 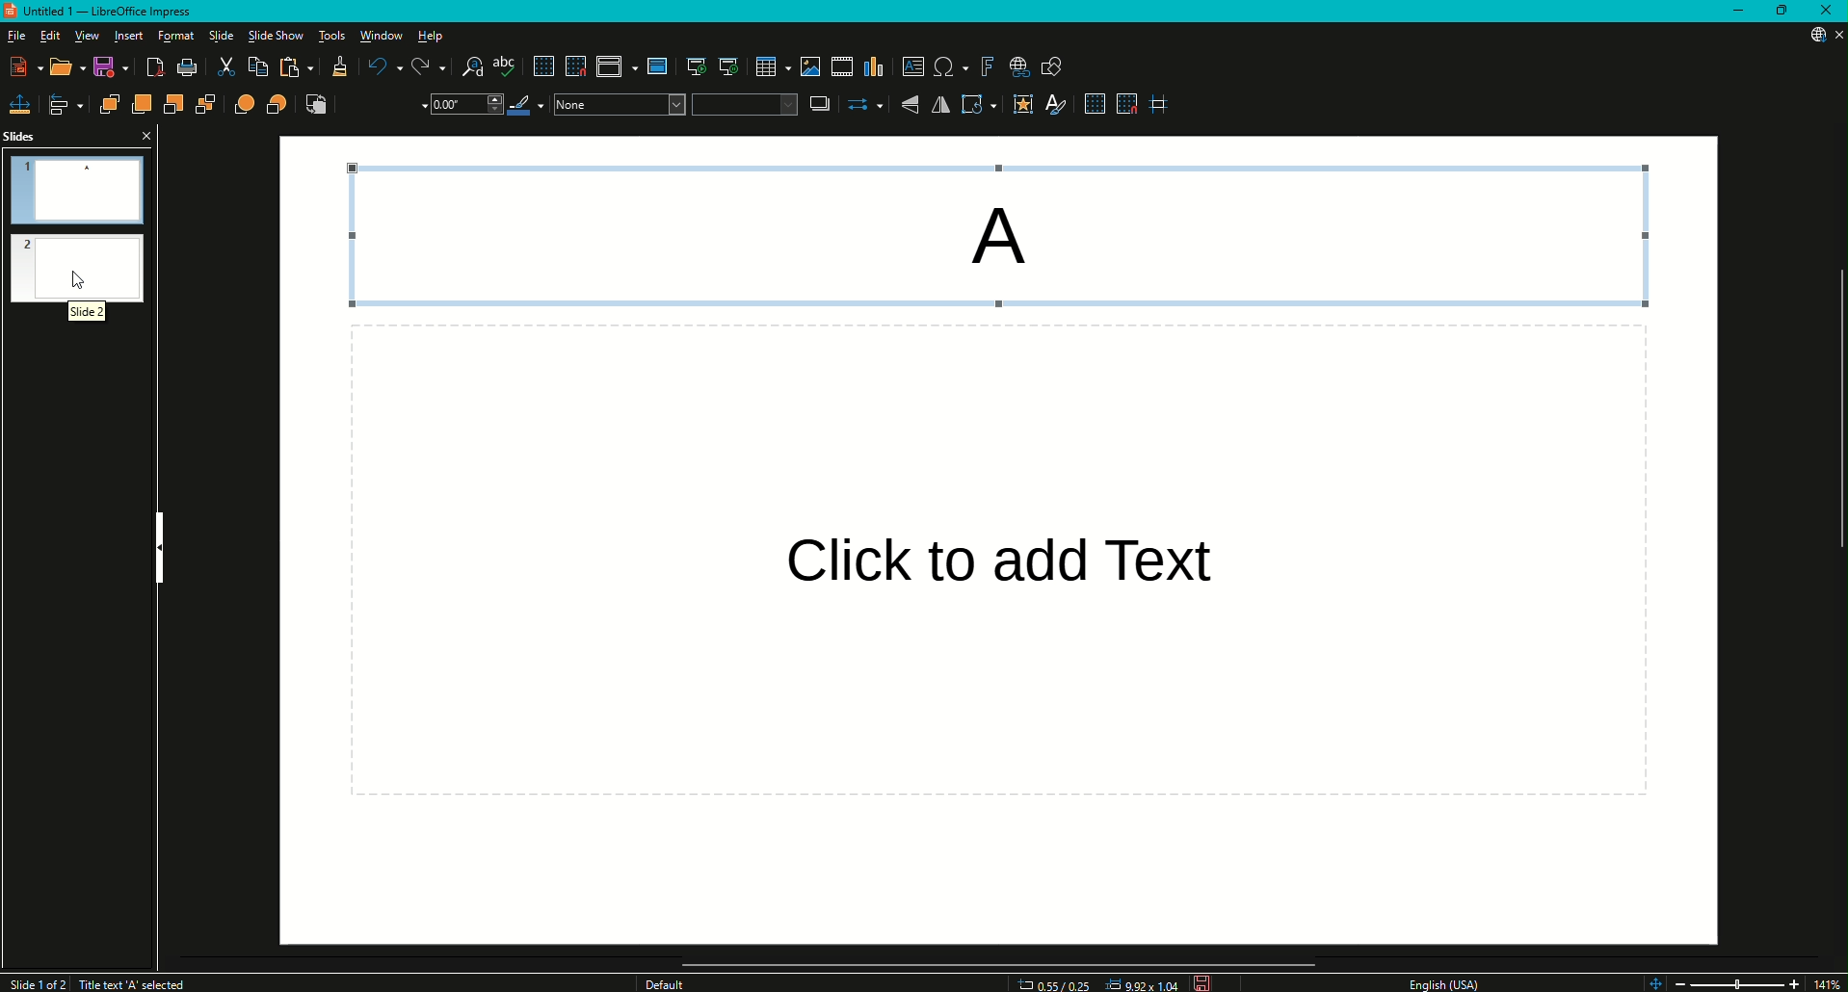 What do you see at coordinates (504, 66) in the screenshot?
I see `Spelling` at bounding box center [504, 66].